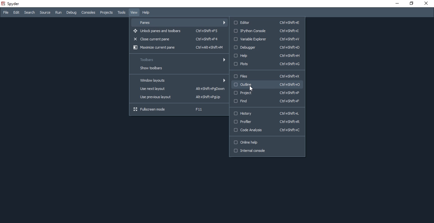 The width and height of the screenshot is (434, 223). Describe the element at coordinates (133, 12) in the screenshot. I see `View` at that location.